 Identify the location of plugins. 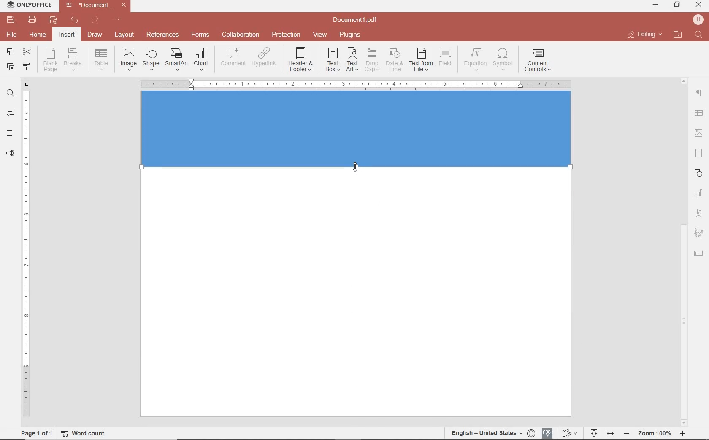
(352, 35).